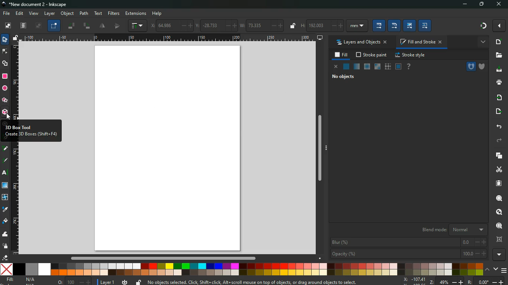 The width and height of the screenshot is (508, 285). I want to click on more, so click(499, 26).